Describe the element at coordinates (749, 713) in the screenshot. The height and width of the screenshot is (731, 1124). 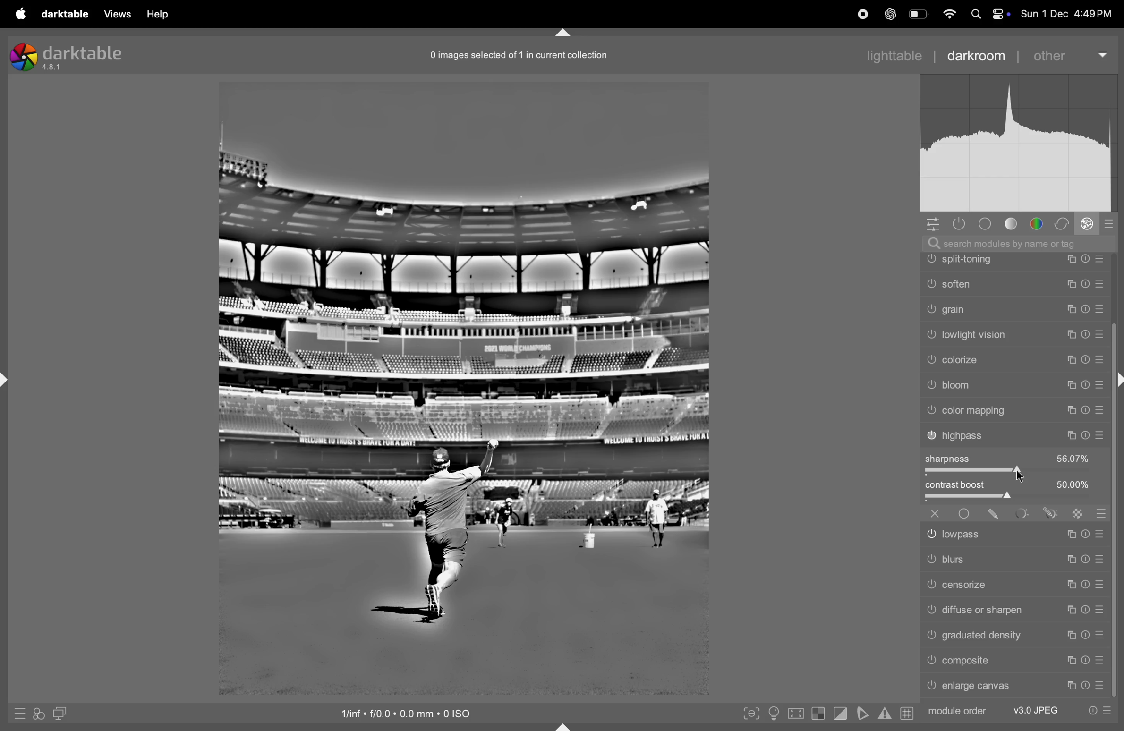
I see `toggle peak focusing mode` at that location.